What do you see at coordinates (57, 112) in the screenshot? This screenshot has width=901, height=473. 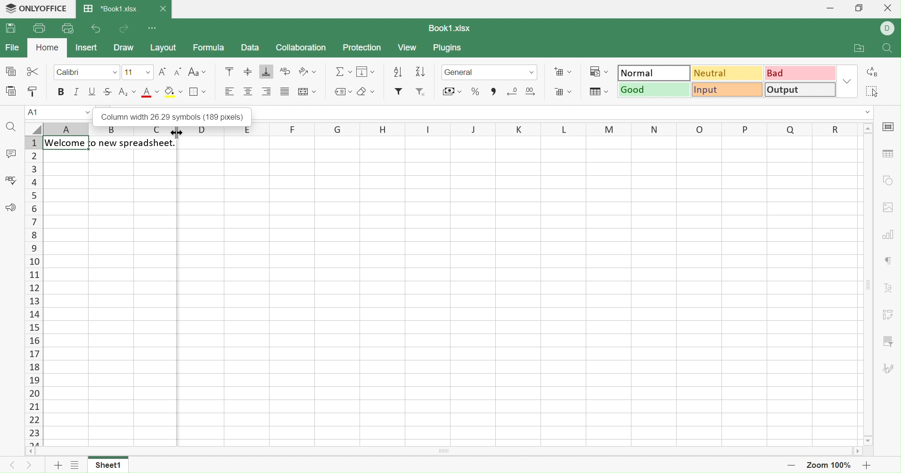 I see `A1` at bounding box center [57, 112].